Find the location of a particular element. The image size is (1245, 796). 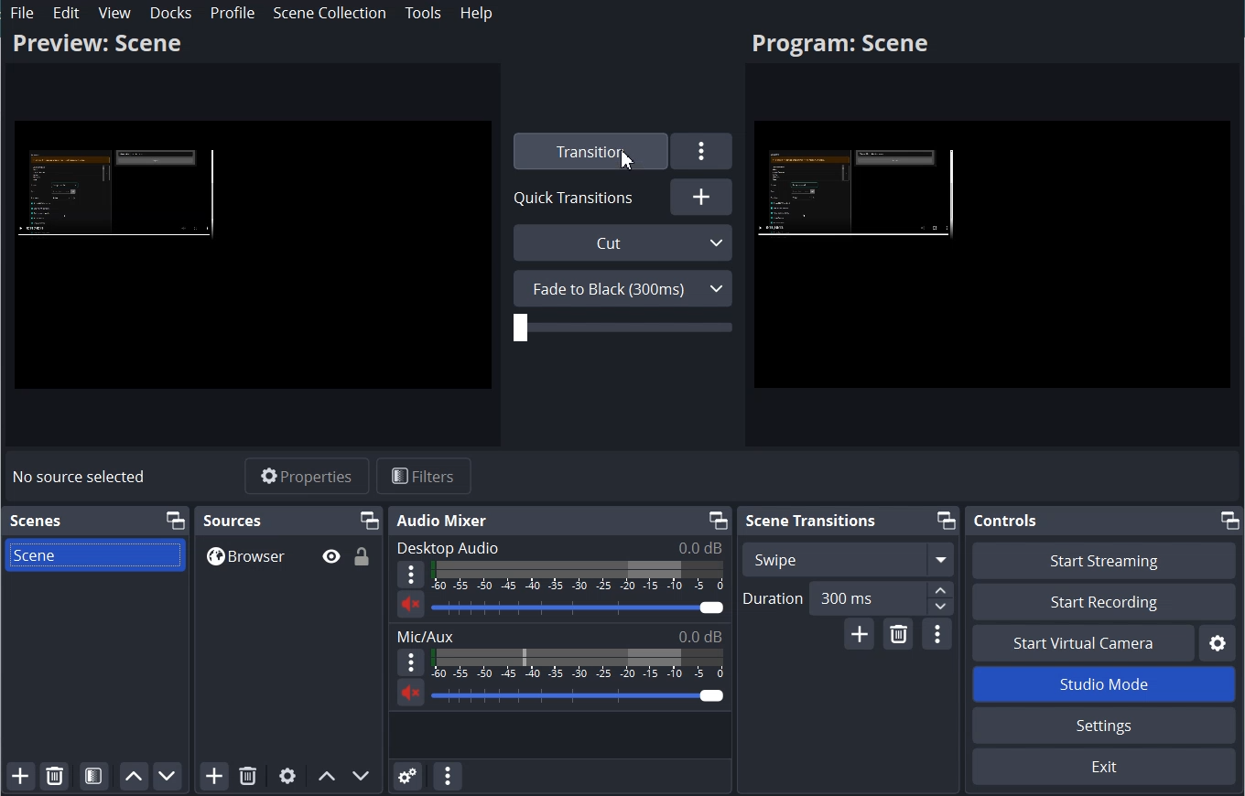

View is located at coordinates (115, 13).